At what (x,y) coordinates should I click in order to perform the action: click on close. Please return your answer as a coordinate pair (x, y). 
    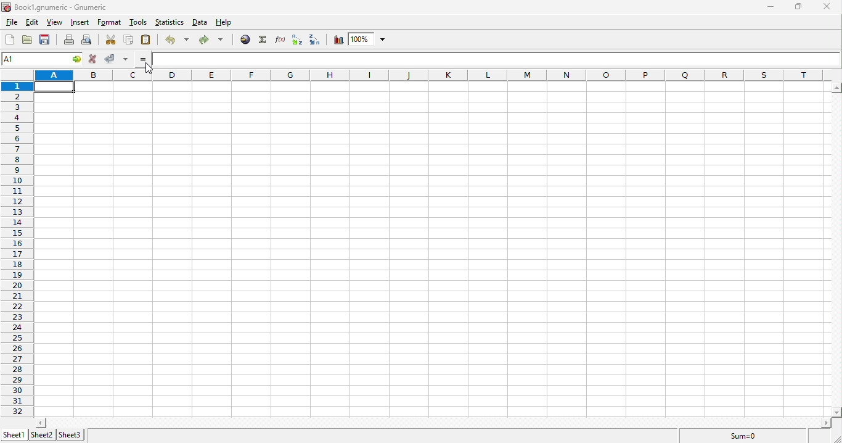
    Looking at the image, I should click on (825, 6).